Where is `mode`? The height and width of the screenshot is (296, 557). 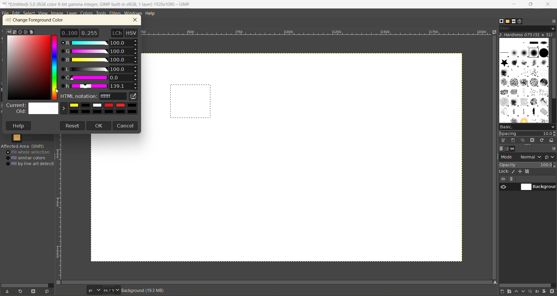 mode is located at coordinates (521, 157).